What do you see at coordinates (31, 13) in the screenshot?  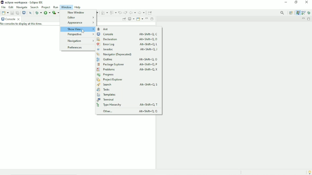 I see `Skip all breakpoints` at bounding box center [31, 13].